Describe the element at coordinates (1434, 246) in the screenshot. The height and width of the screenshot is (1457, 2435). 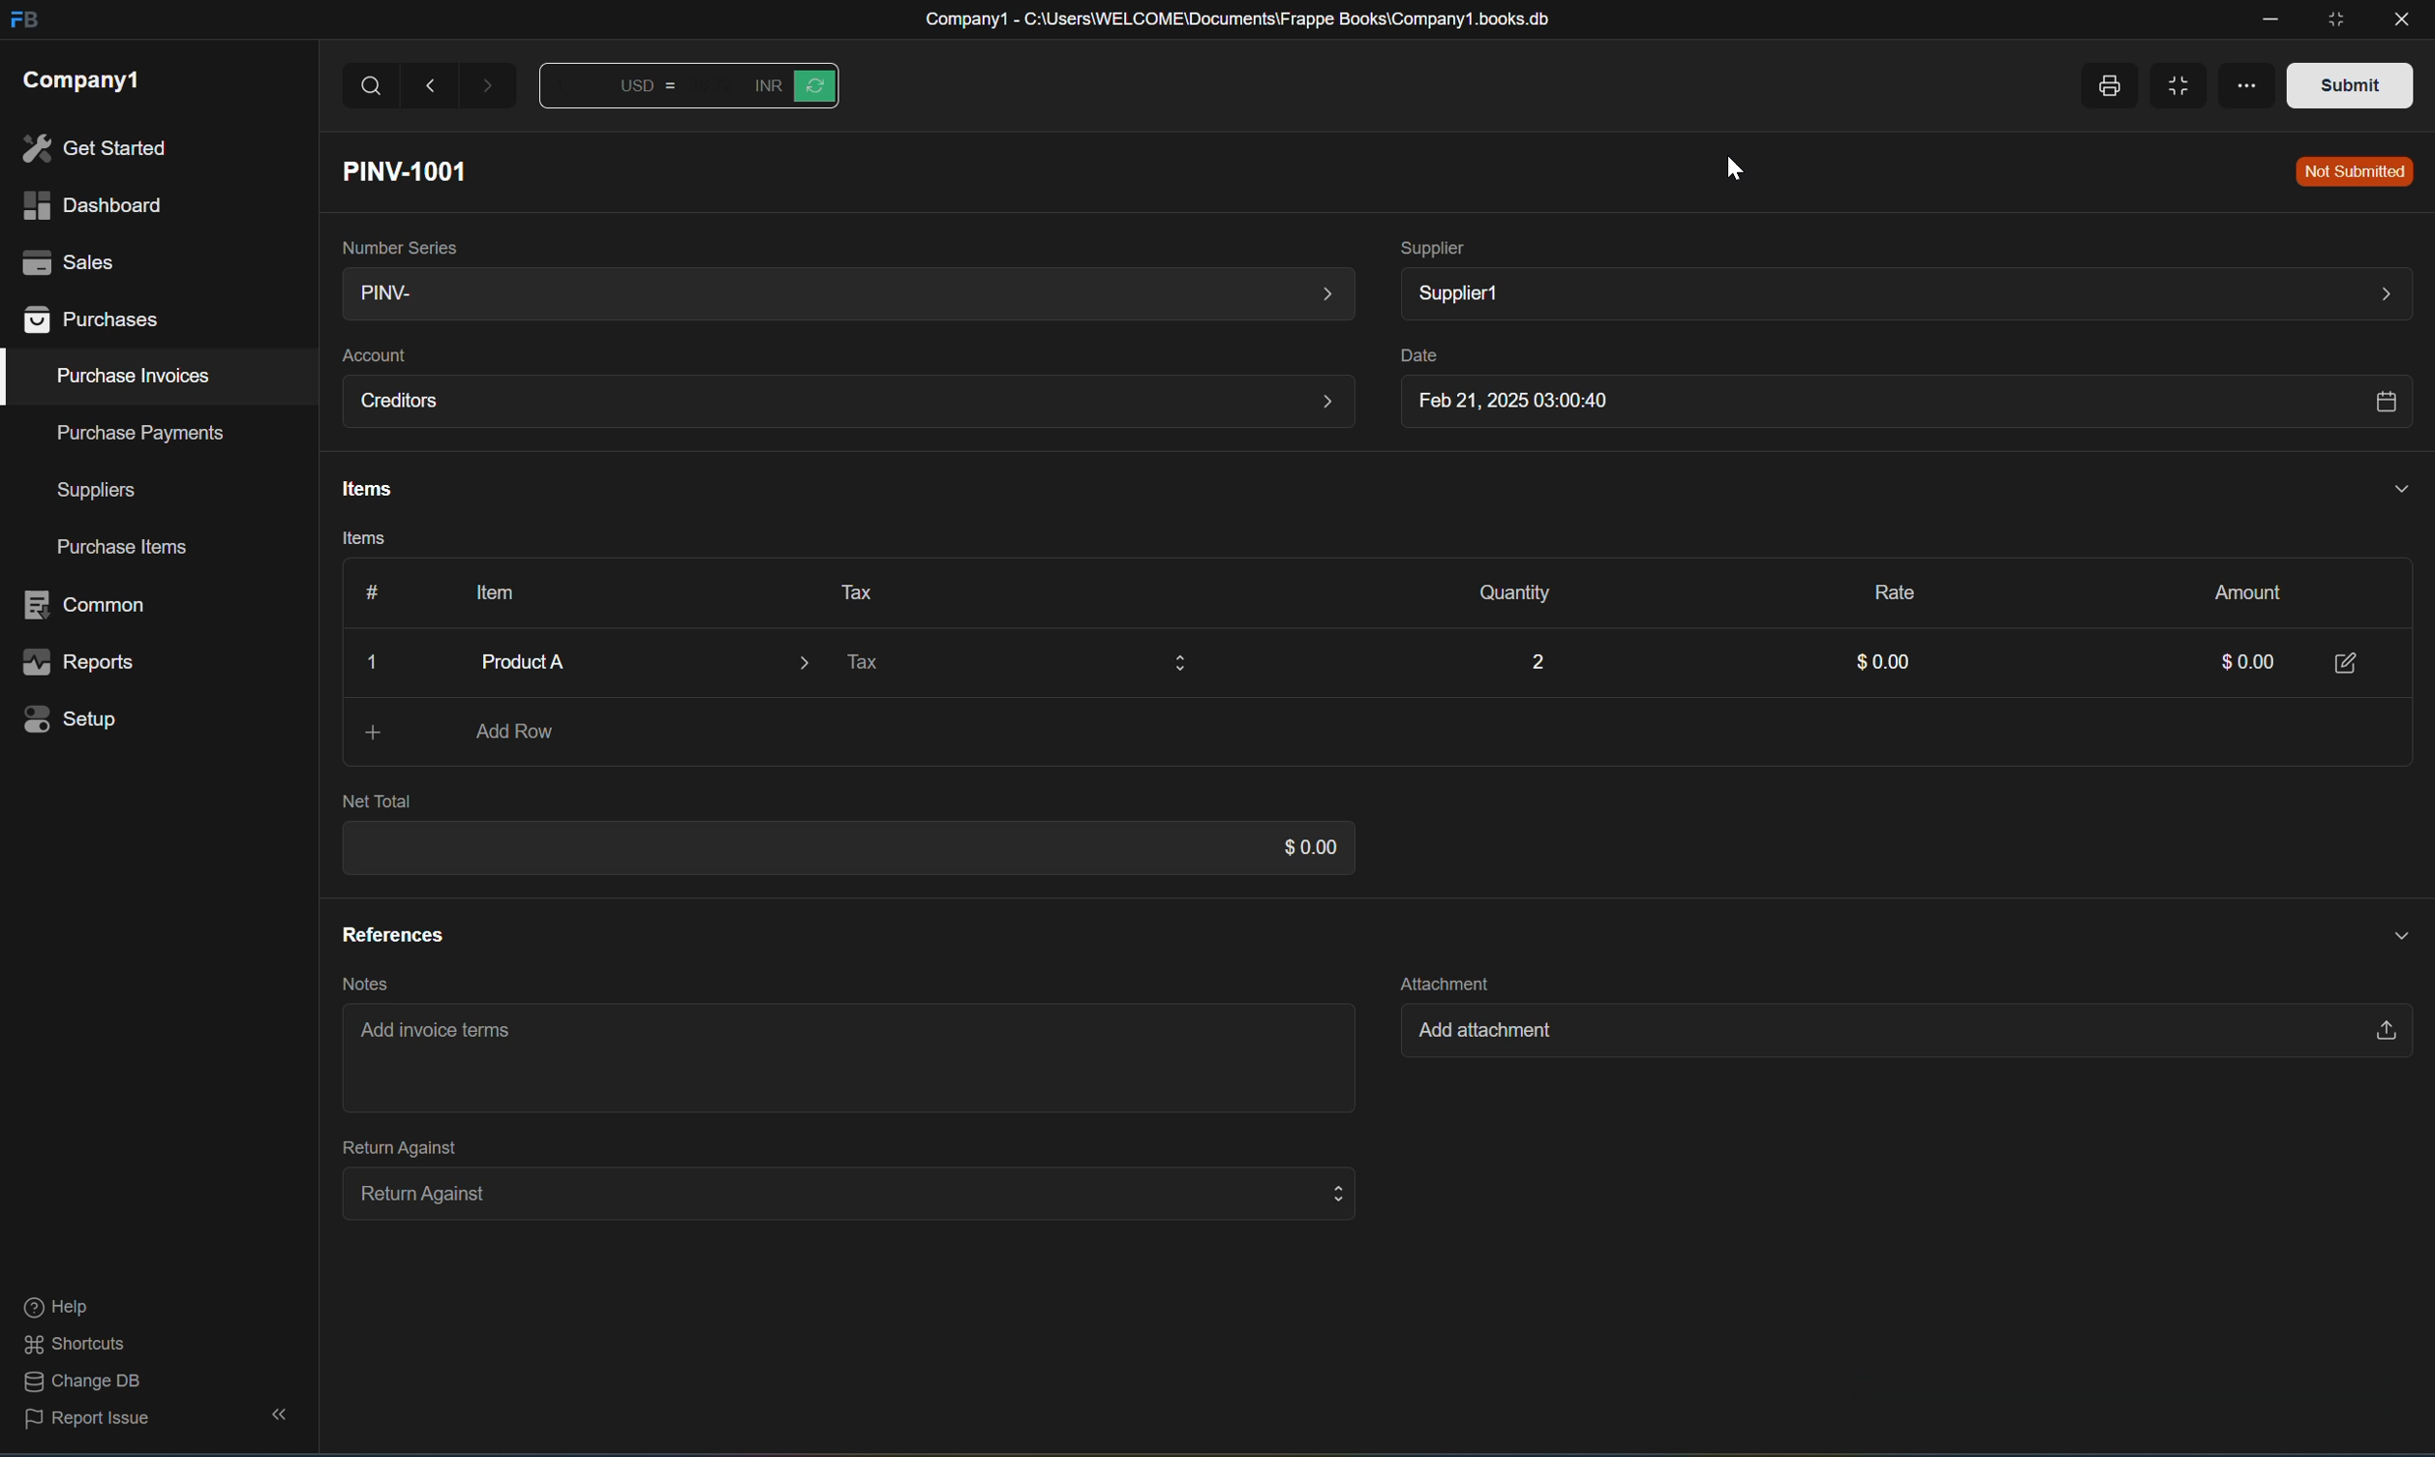
I see `Supplier` at that location.